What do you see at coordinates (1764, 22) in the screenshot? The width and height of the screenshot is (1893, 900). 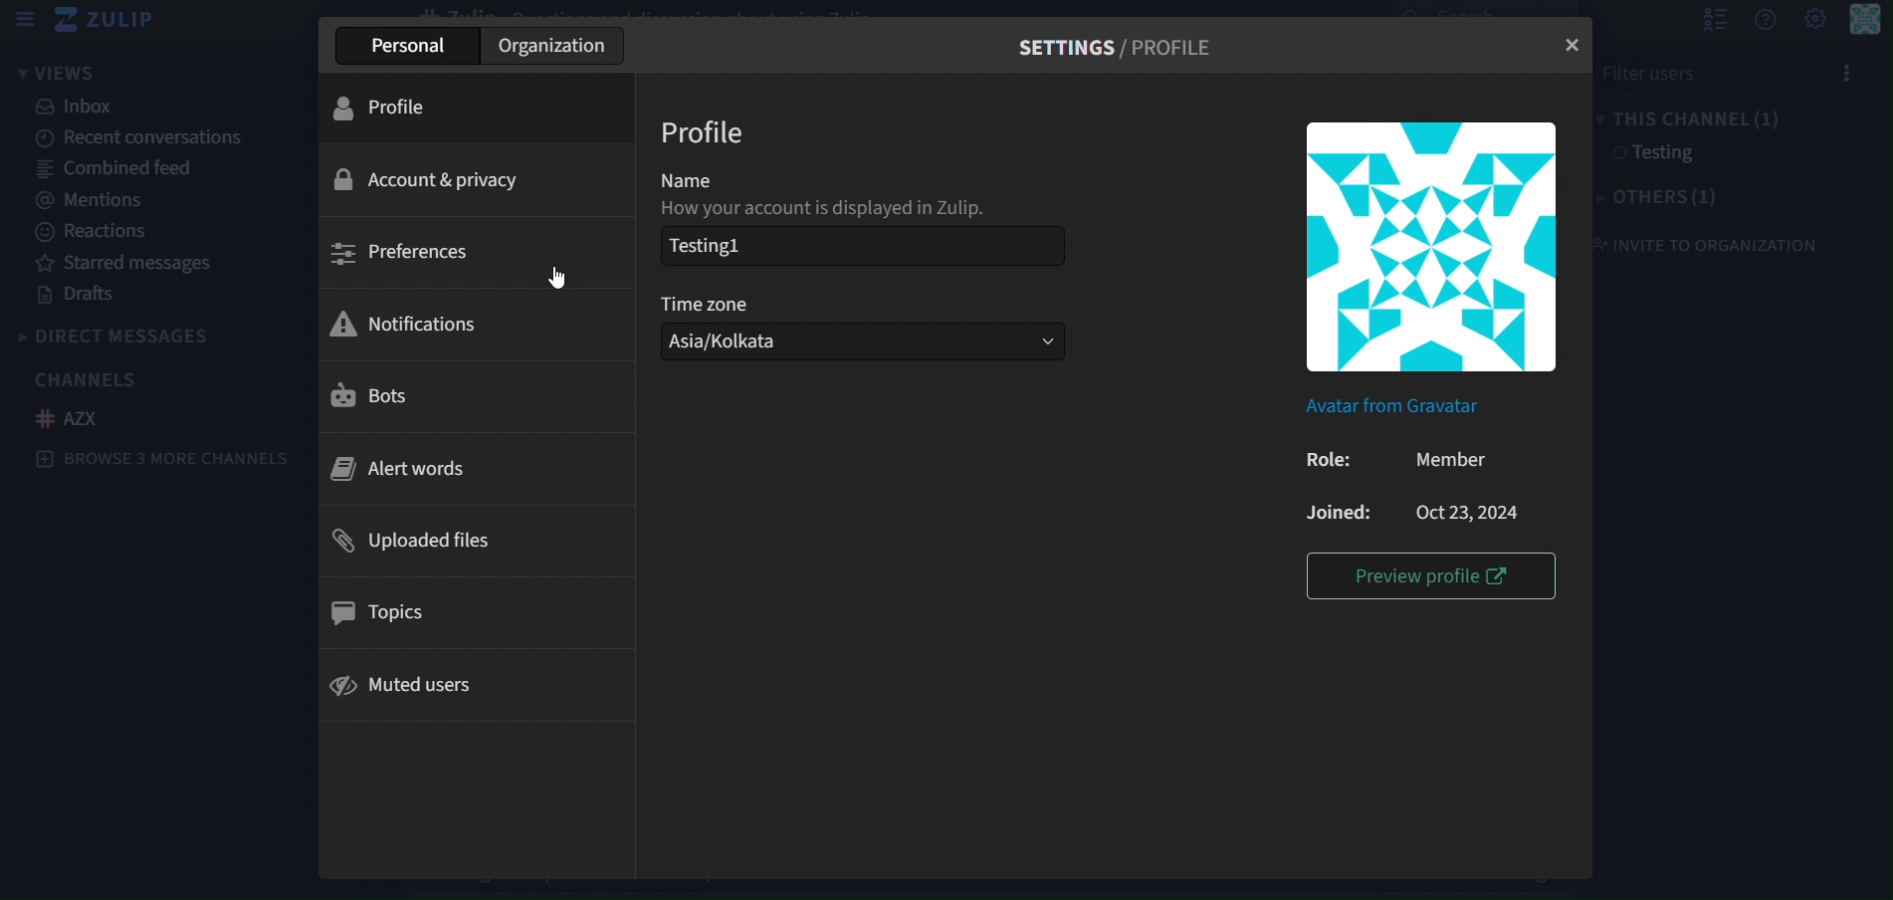 I see `get help` at bounding box center [1764, 22].